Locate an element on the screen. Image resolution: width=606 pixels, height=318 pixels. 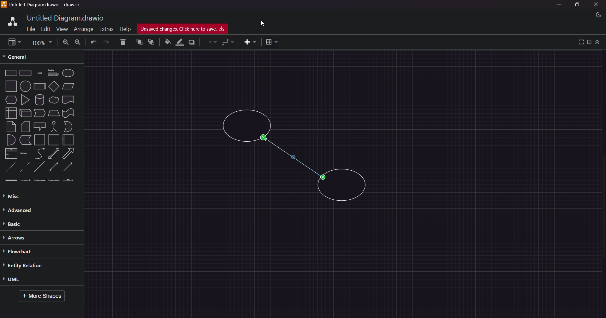
Extras is located at coordinates (106, 28).